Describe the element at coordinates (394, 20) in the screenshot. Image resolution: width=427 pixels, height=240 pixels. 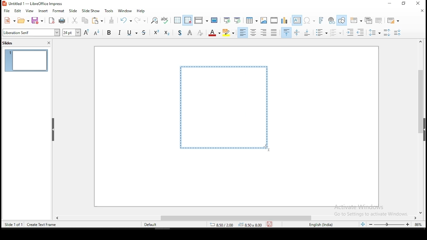
I see ` slide layout` at that location.